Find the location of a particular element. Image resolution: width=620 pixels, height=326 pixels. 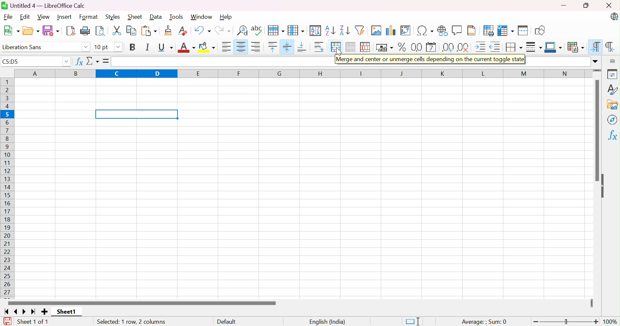

Clone Formatting is located at coordinates (169, 30).